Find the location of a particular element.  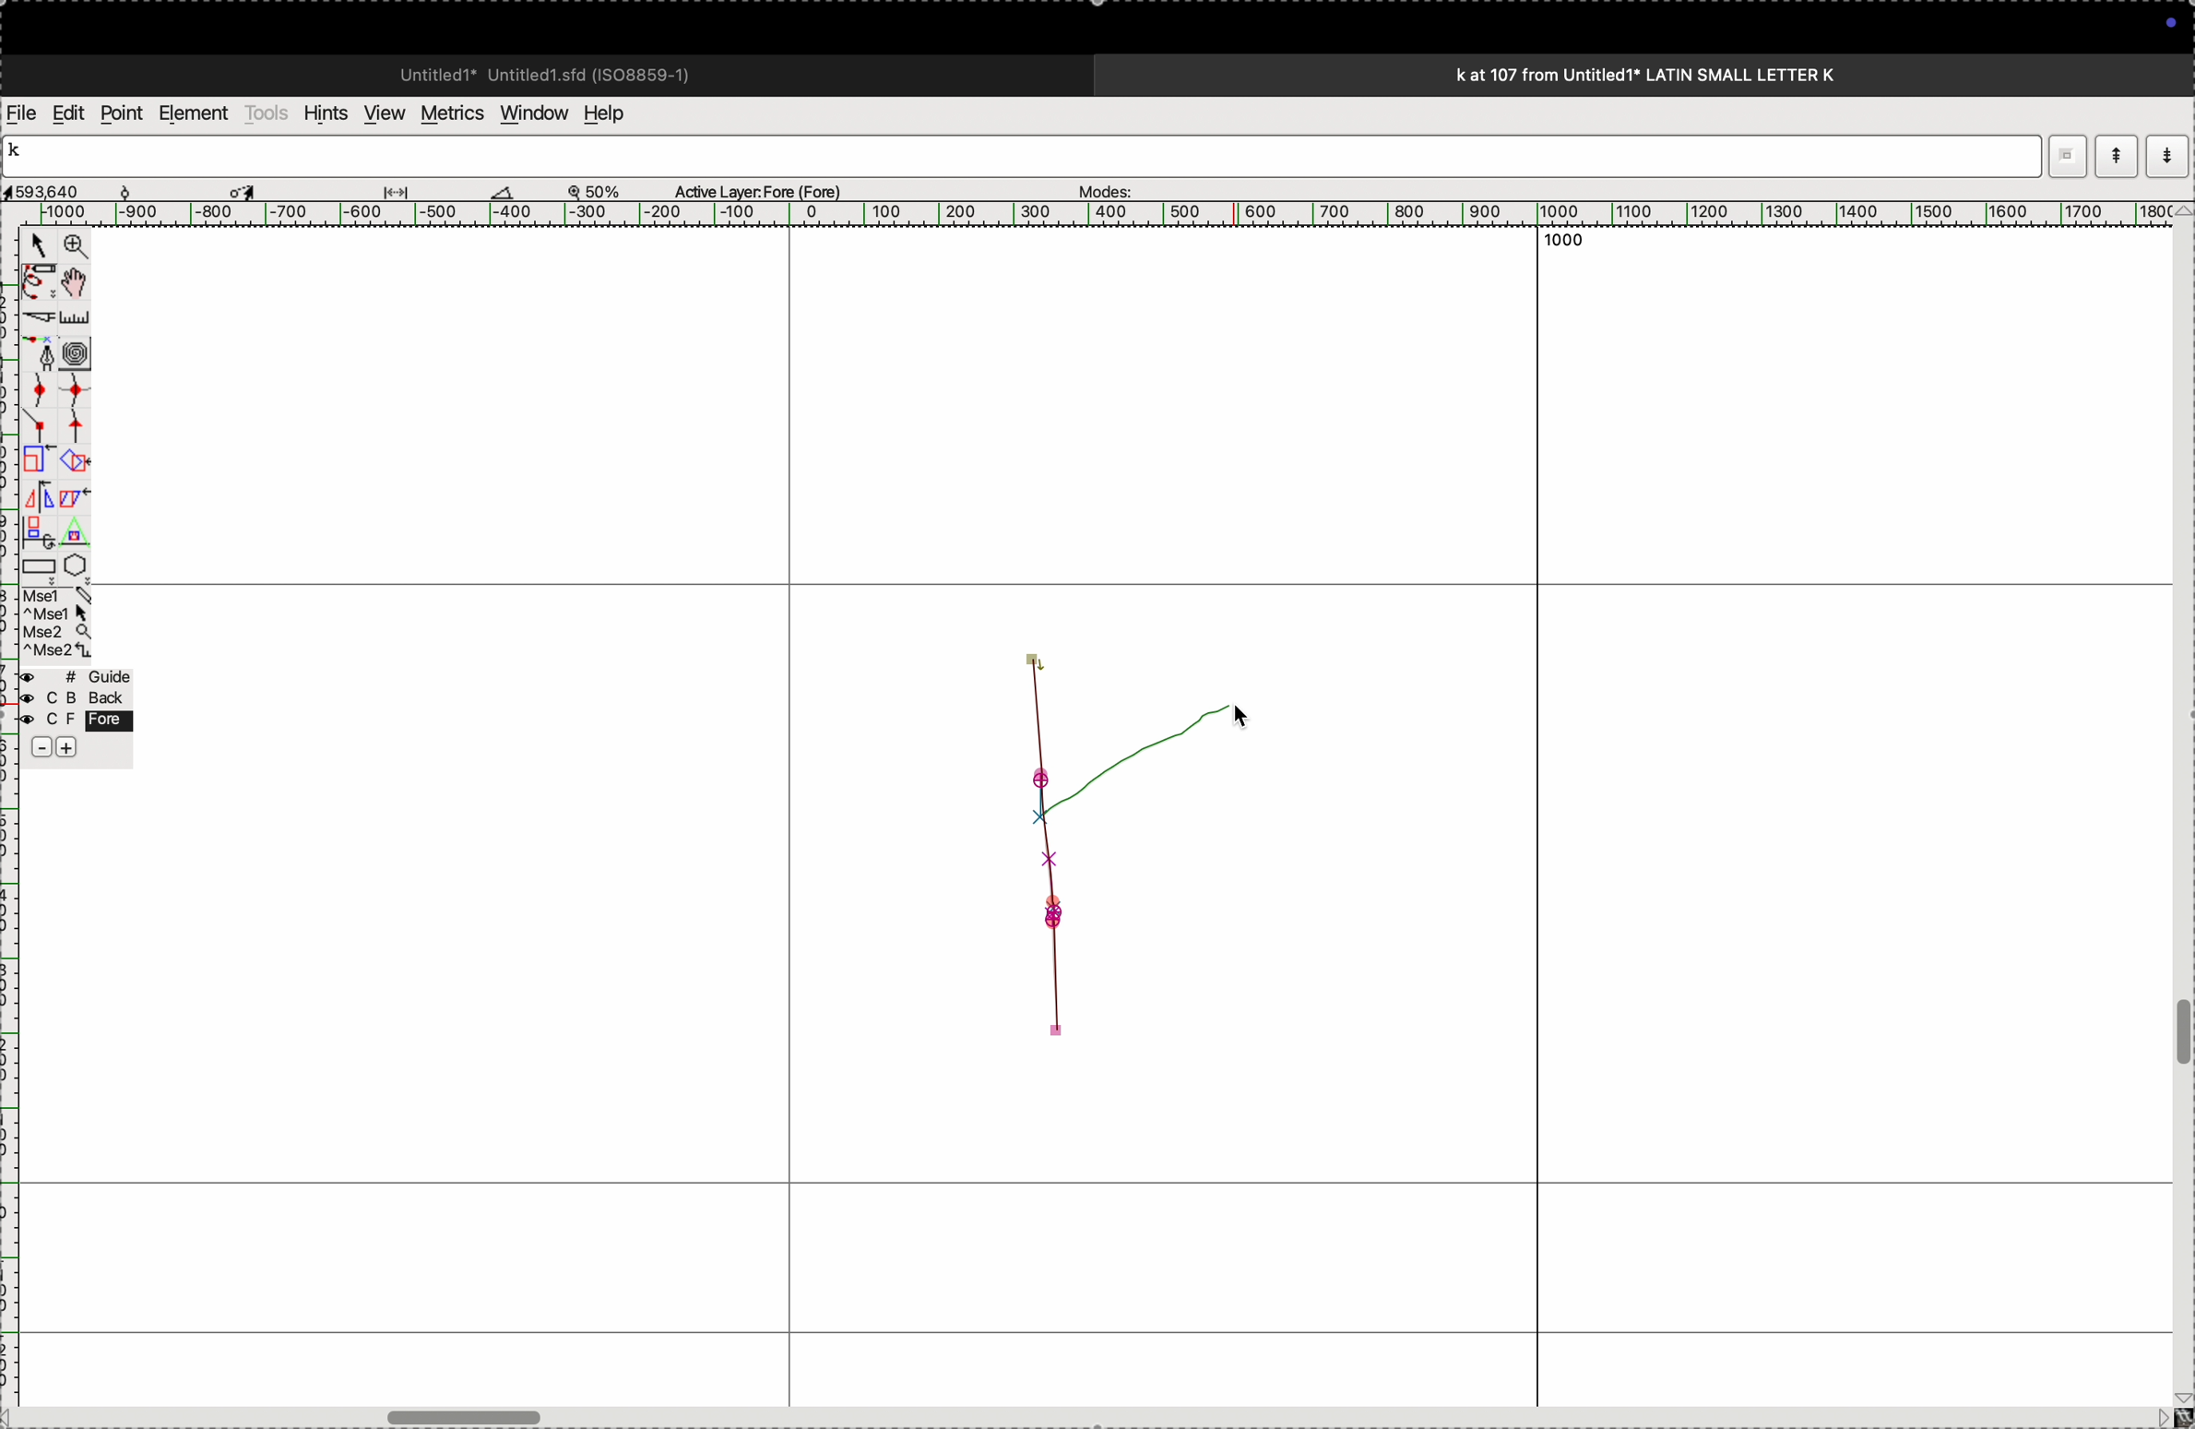

mirror is located at coordinates (38, 512).